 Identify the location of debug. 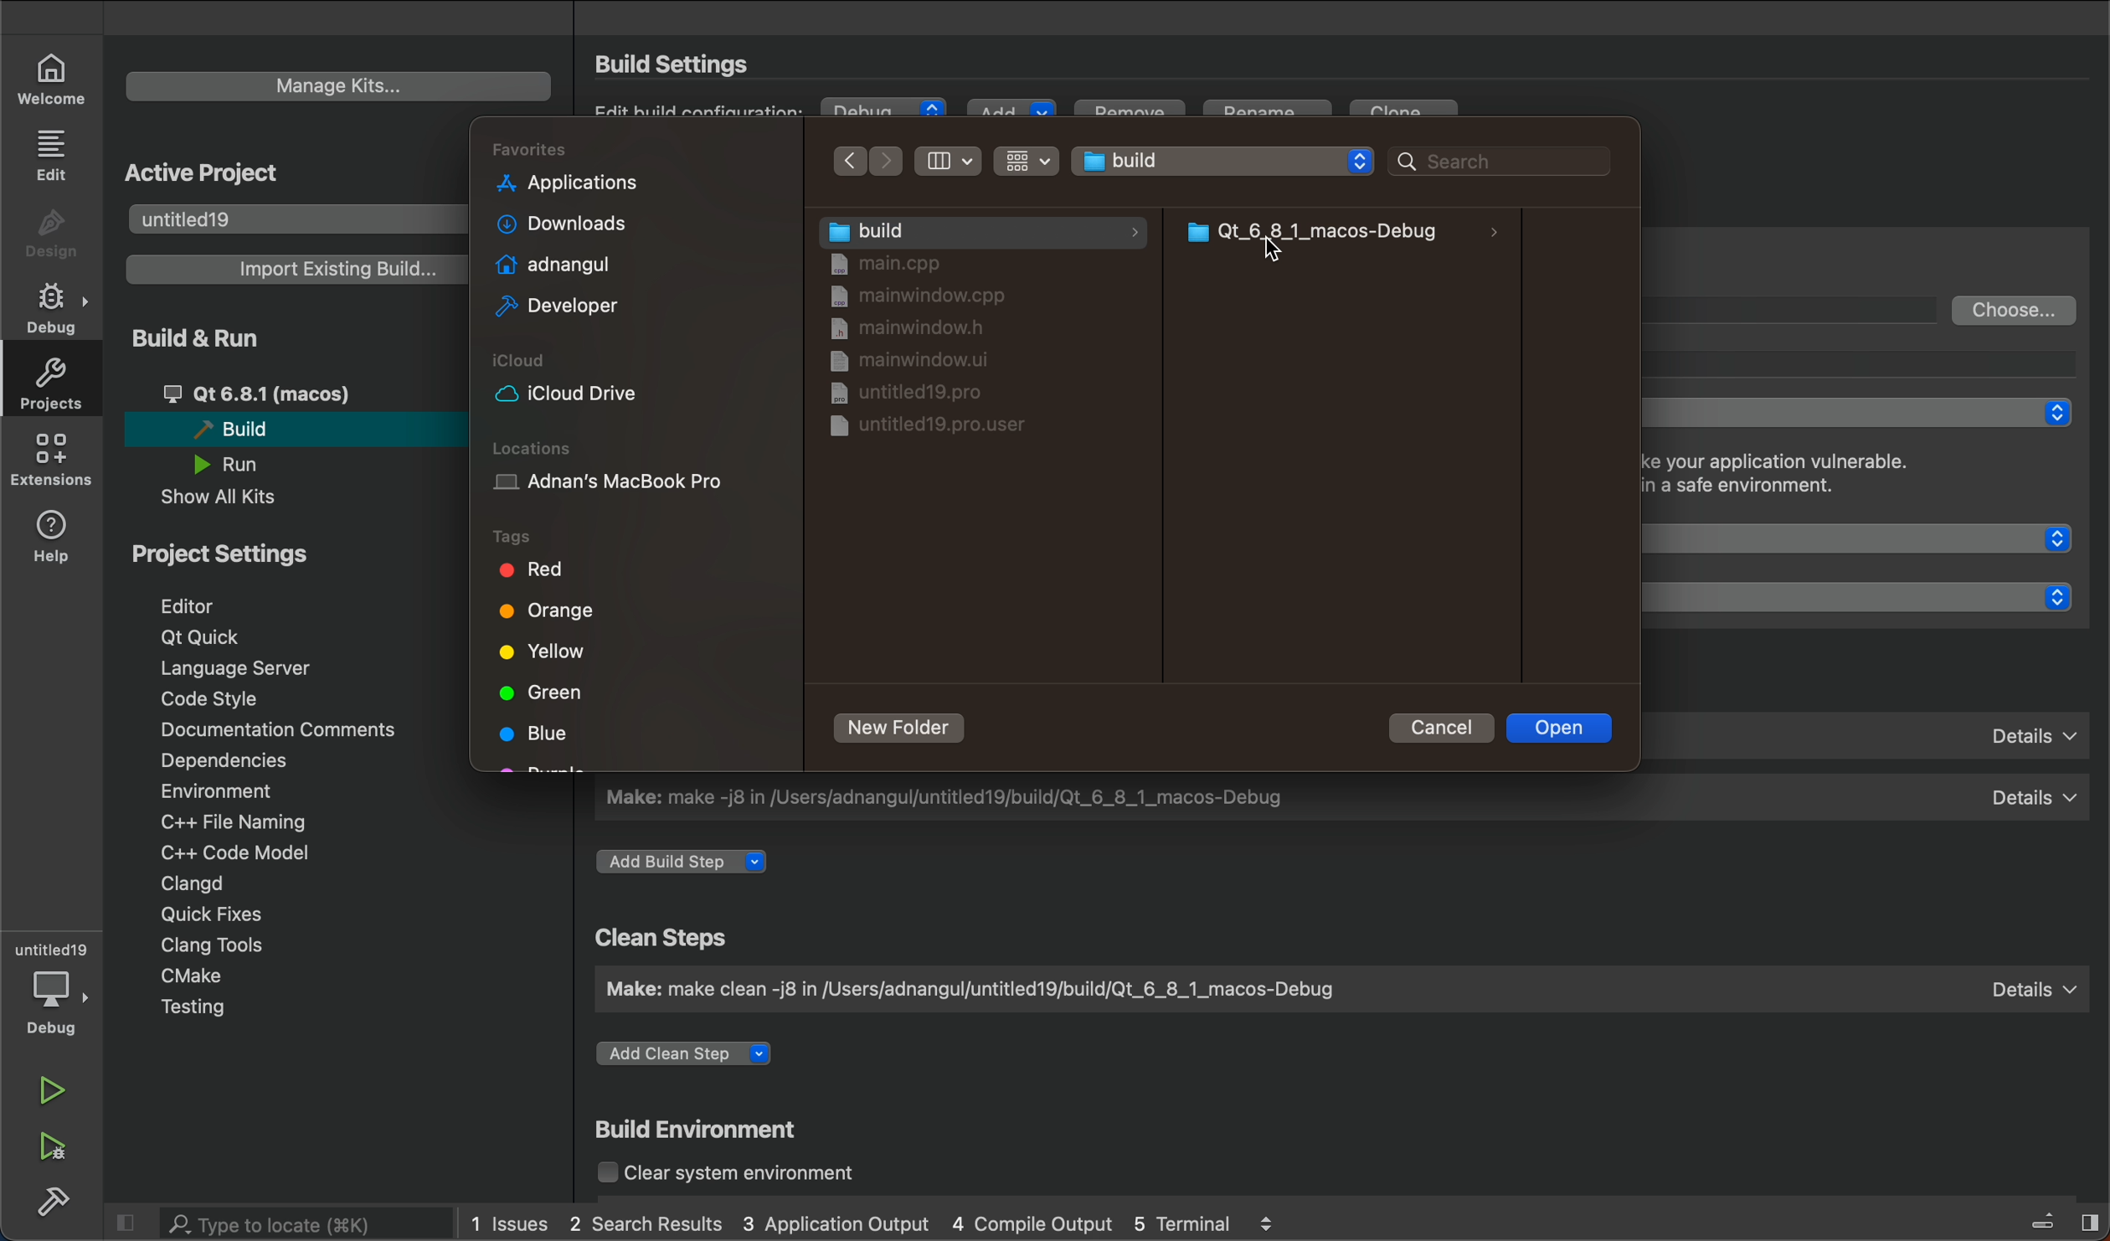
(57, 1003).